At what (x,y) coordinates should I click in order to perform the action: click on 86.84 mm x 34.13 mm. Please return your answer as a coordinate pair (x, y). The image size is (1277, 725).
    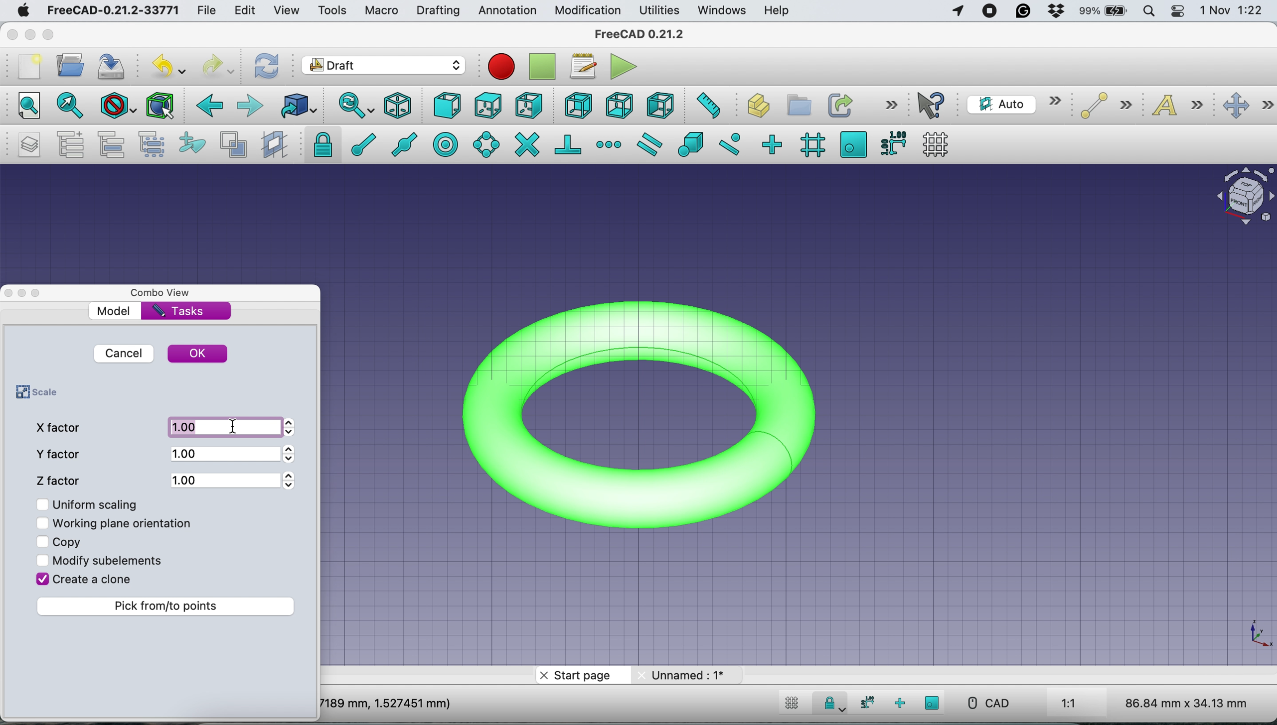
    Looking at the image, I should click on (1188, 703).